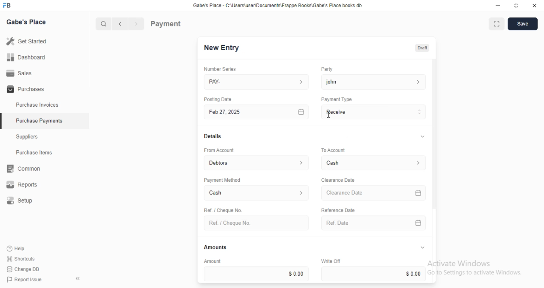 Image resolution: width=544 pixels, height=288 pixels. What do you see at coordinates (212, 136) in the screenshot?
I see `Details` at bounding box center [212, 136].